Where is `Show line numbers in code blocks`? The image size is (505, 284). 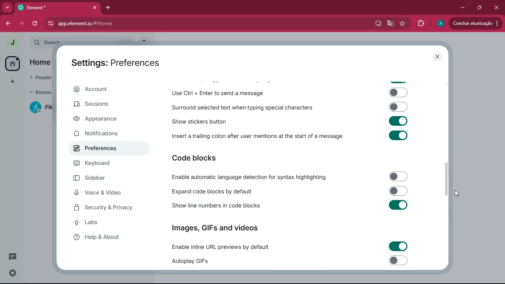
Show line numbers in code blocks is located at coordinates (289, 206).